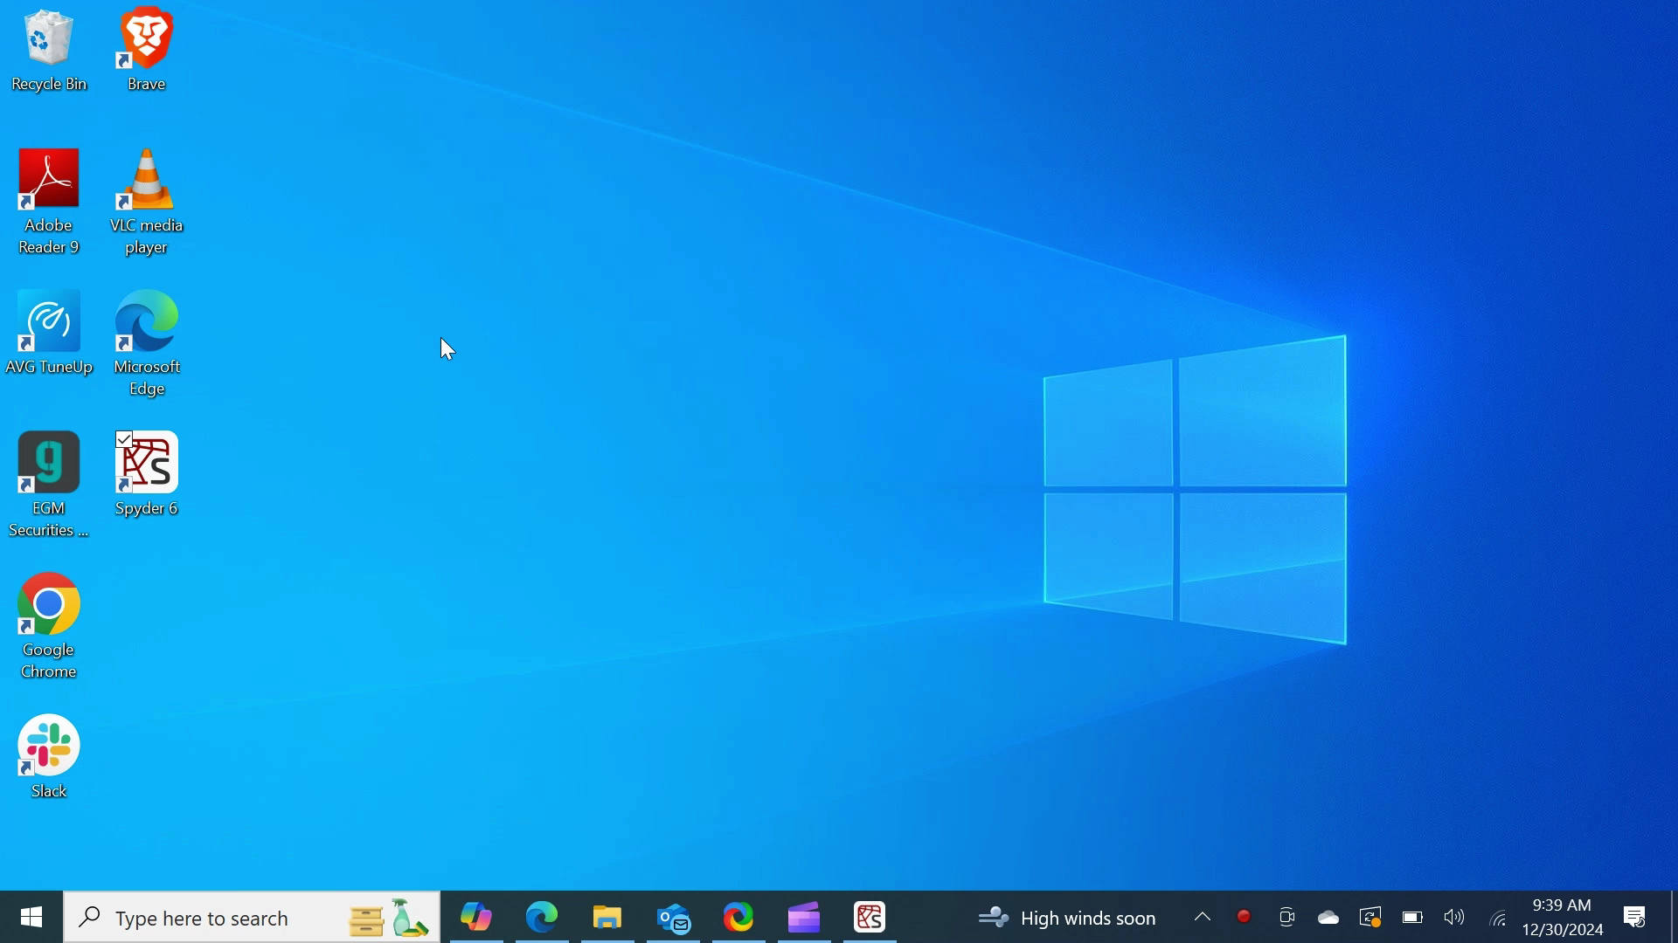 This screenshot has width=1678, height=943. I want to click on Updates, so click(1065, 918).